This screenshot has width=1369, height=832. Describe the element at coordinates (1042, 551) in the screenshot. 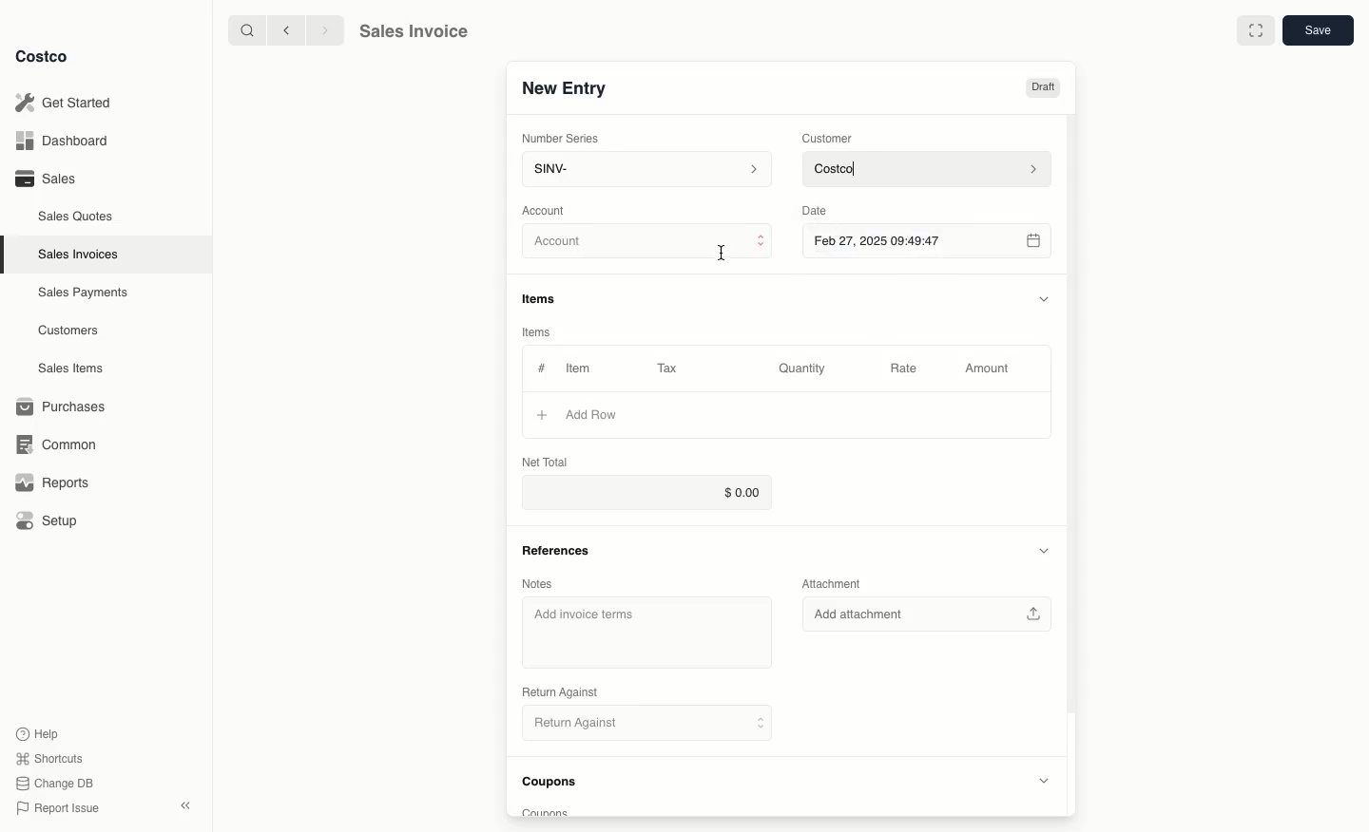

I see `Hide` at that location.